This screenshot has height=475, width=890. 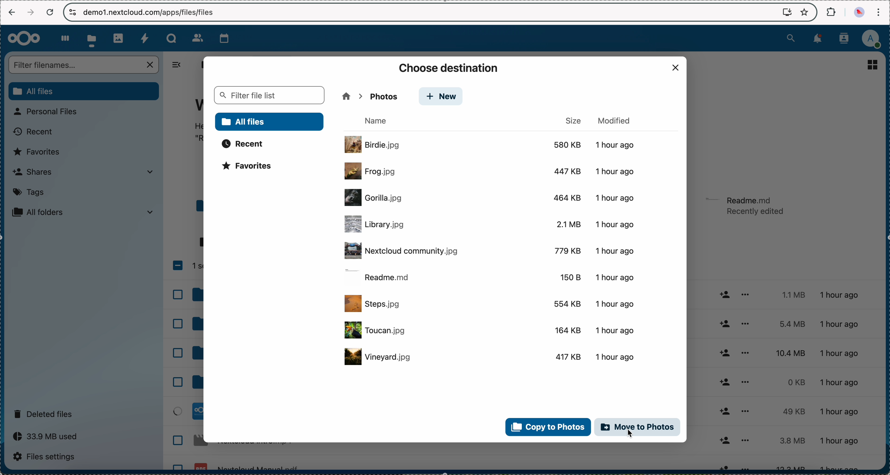 I want to click on all files, so click(x=270, y=122).